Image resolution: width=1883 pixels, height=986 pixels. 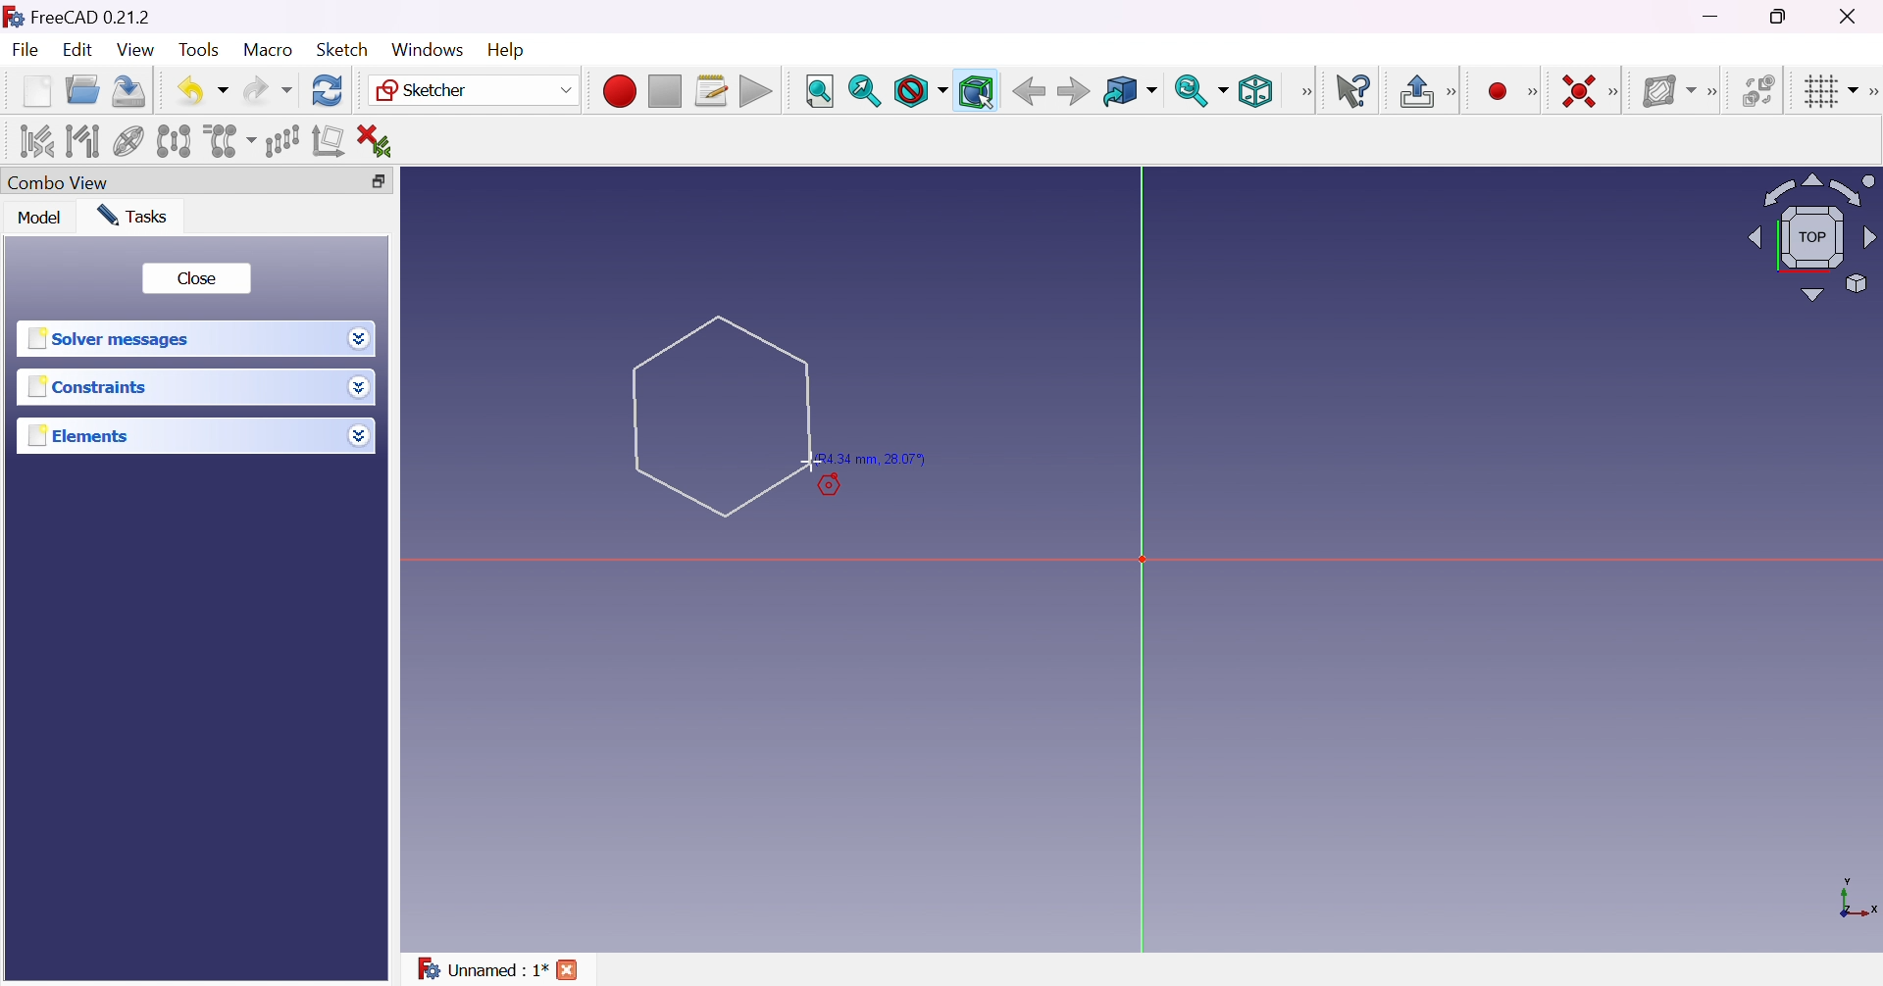 What do you see at coordinates (977, 92) in the screenshot?
I see `Bounding box` at bounding box center [977, 92].